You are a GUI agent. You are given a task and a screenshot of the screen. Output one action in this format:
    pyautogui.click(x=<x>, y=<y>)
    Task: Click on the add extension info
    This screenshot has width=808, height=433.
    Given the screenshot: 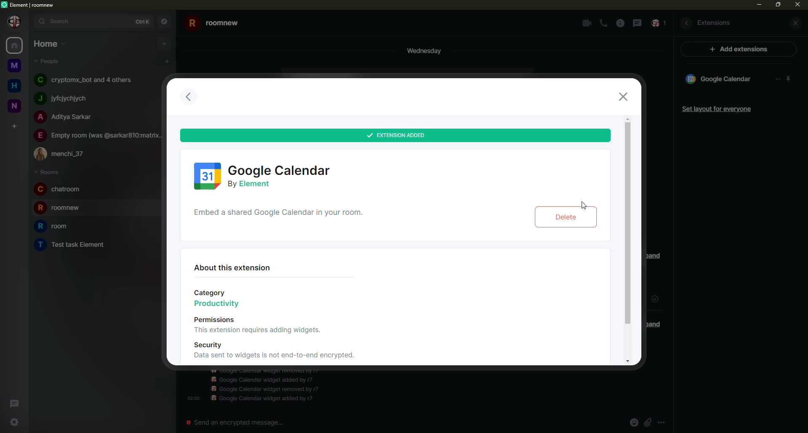 What is the action you would take?
    pyautogui.click(x=737, y=289)
    